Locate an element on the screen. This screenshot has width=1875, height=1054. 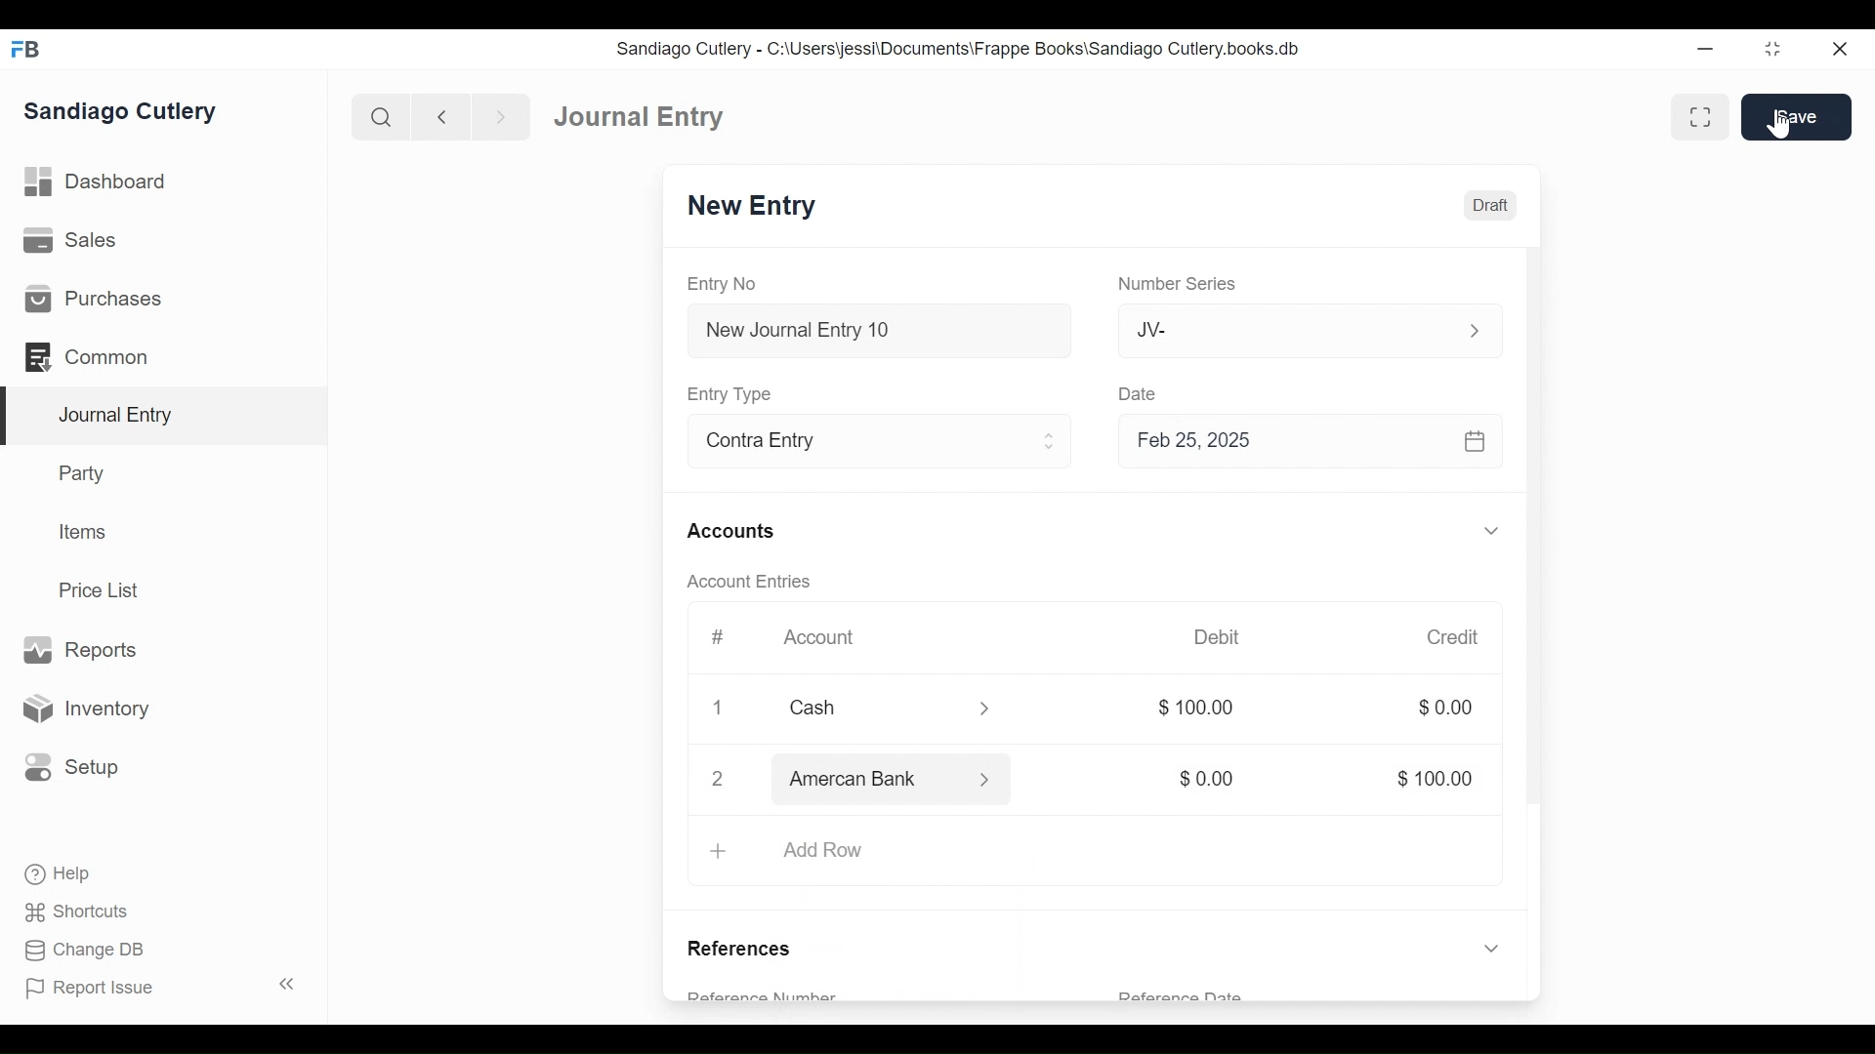
Add Row is located at coordinates (833, 847).